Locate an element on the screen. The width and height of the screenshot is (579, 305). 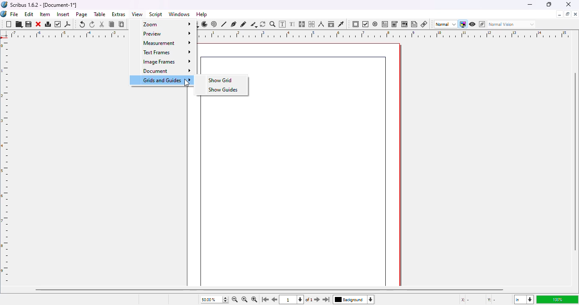
measurements is located at coordinates (321, 24).